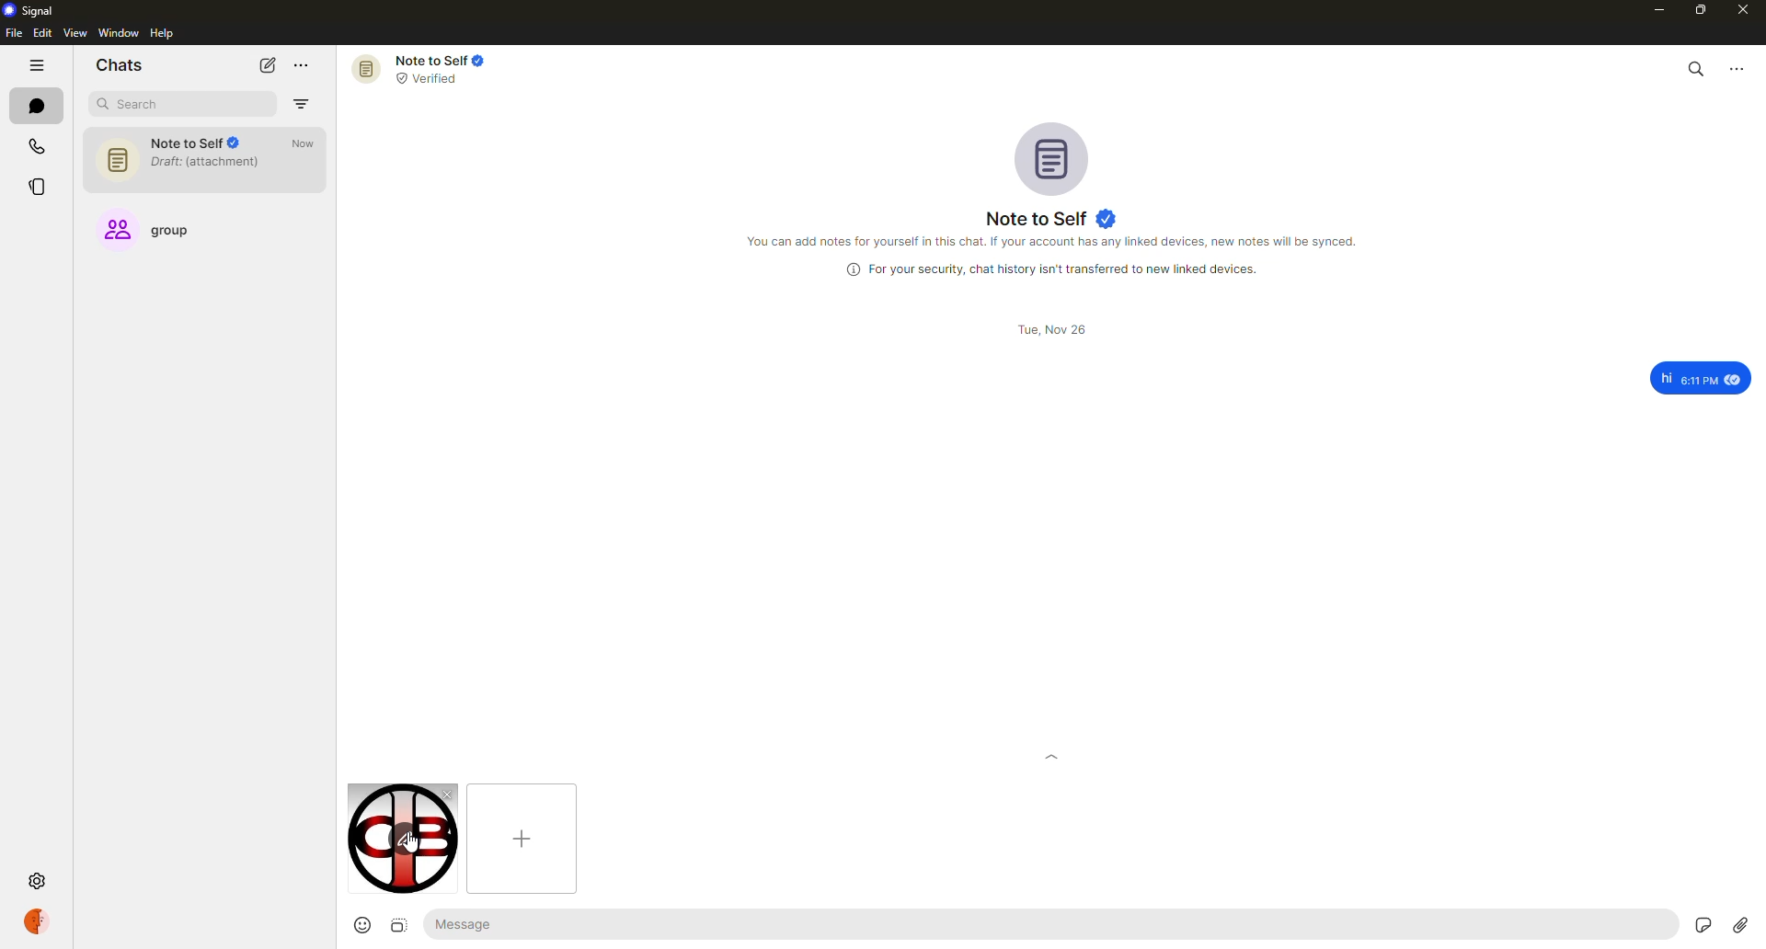 This screenshot has height=949, width=1766. I want to click on profile, so click(34, 924).